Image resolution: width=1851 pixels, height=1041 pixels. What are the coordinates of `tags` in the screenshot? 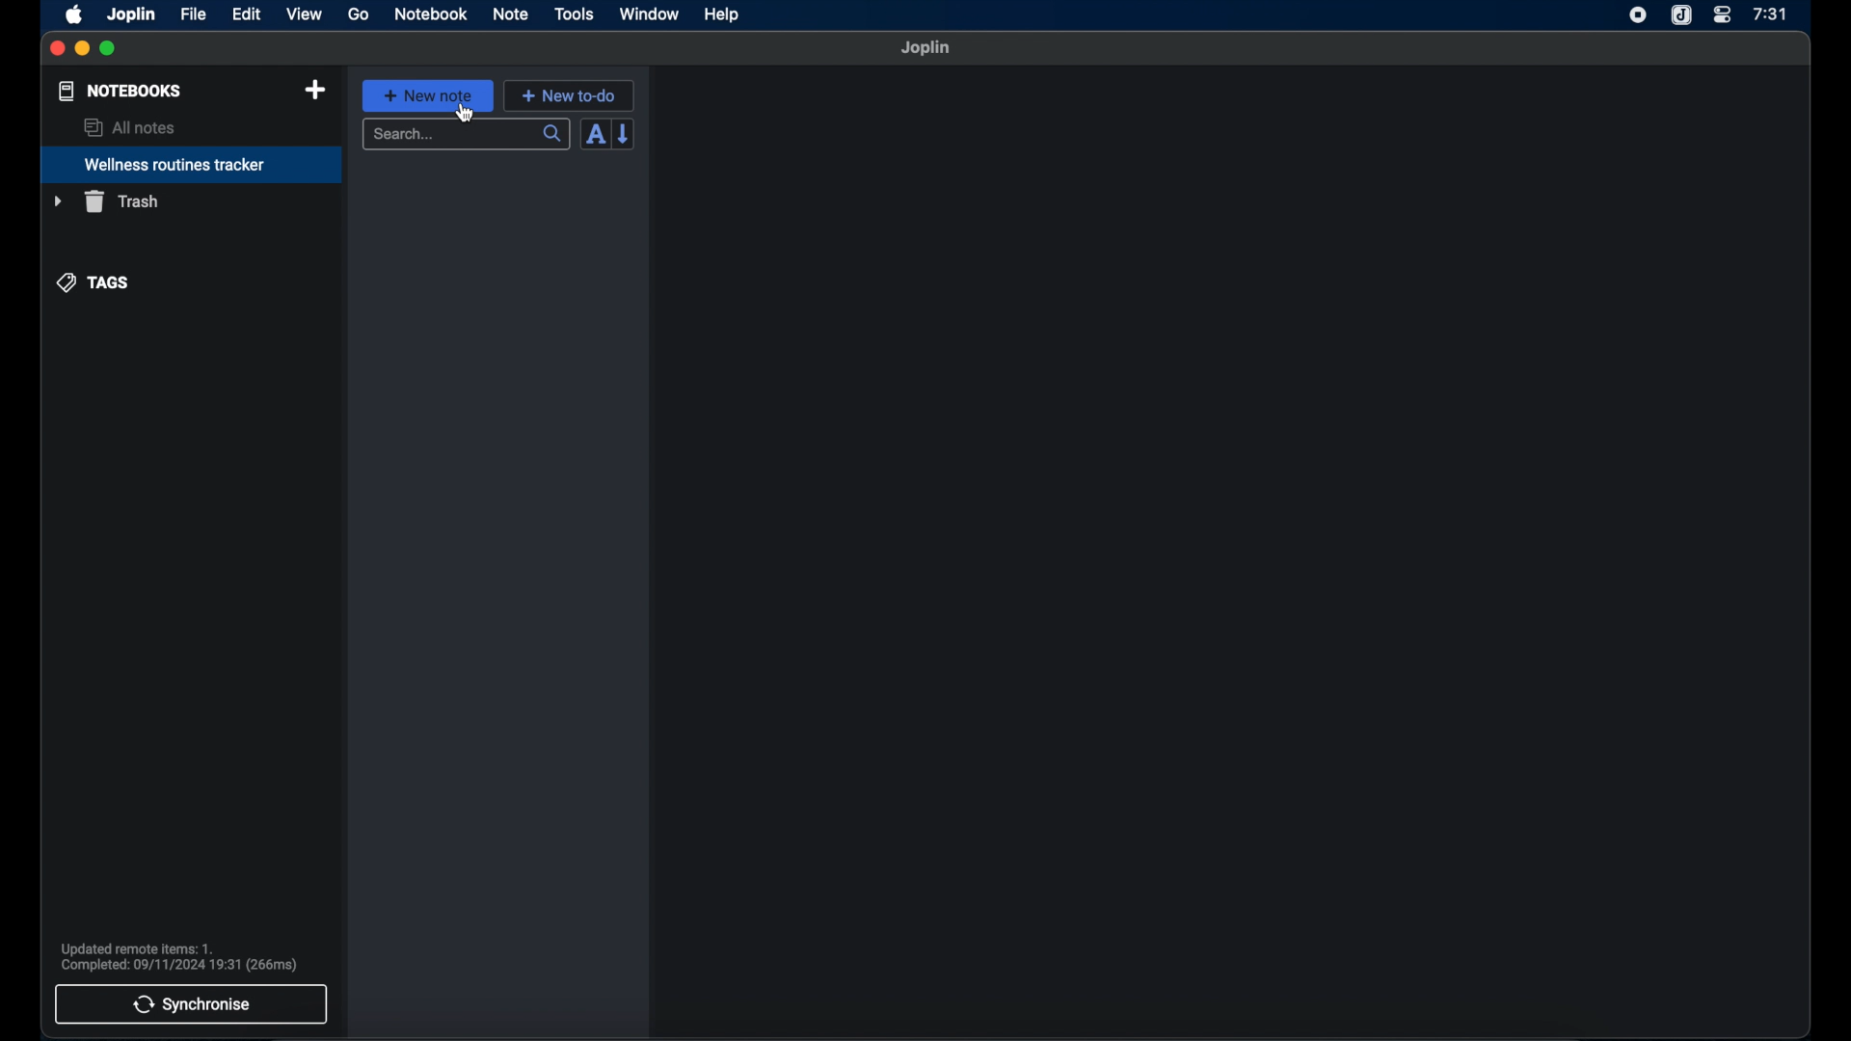 It's located at (94, 283).